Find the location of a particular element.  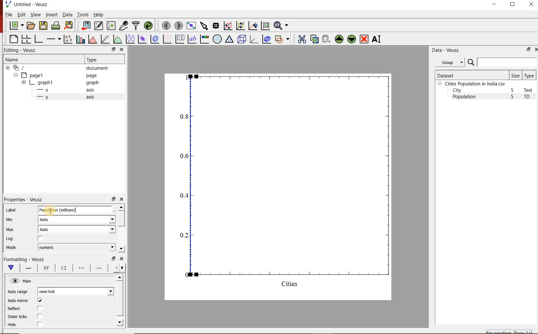

add a shape to the plot is located at coordinates (282, 39).